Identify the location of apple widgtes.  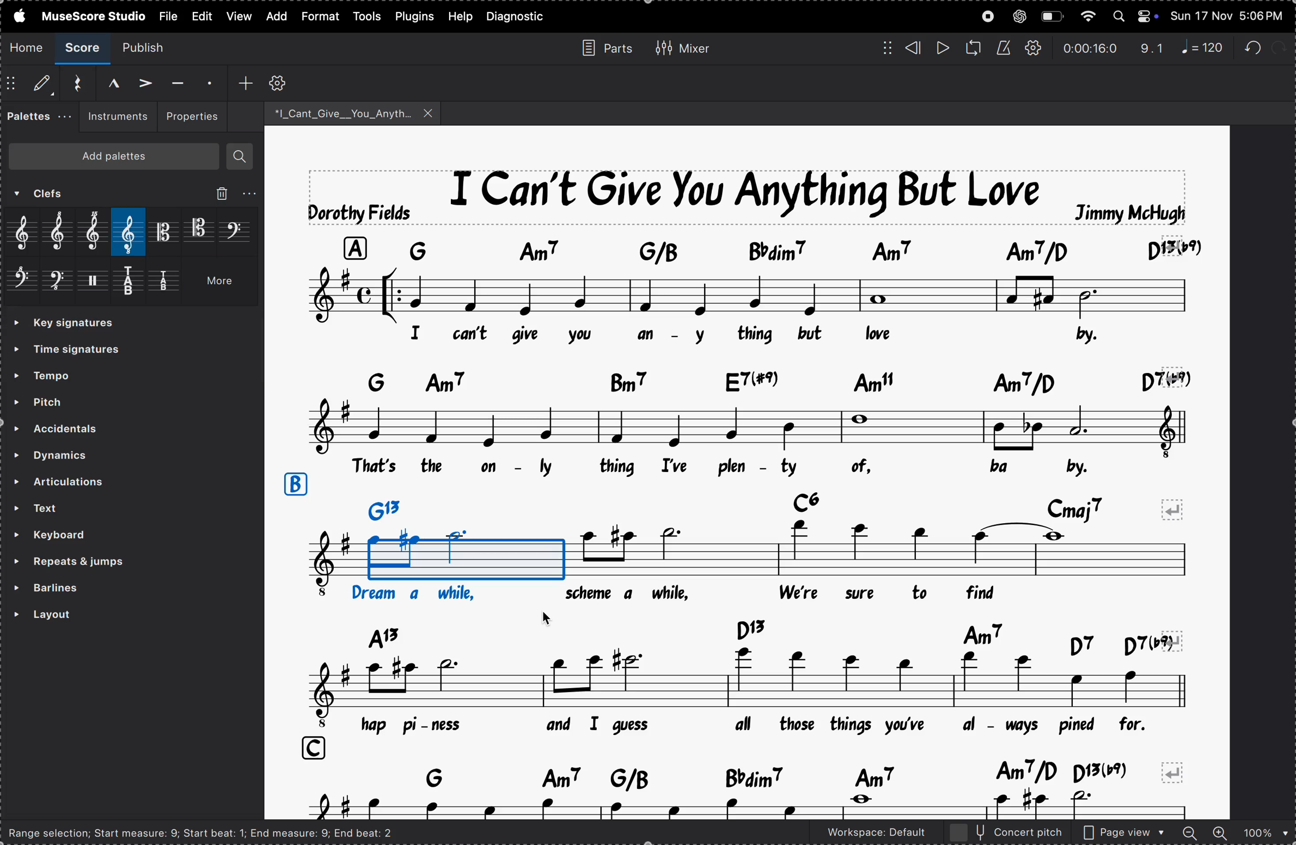
(1136, 16).